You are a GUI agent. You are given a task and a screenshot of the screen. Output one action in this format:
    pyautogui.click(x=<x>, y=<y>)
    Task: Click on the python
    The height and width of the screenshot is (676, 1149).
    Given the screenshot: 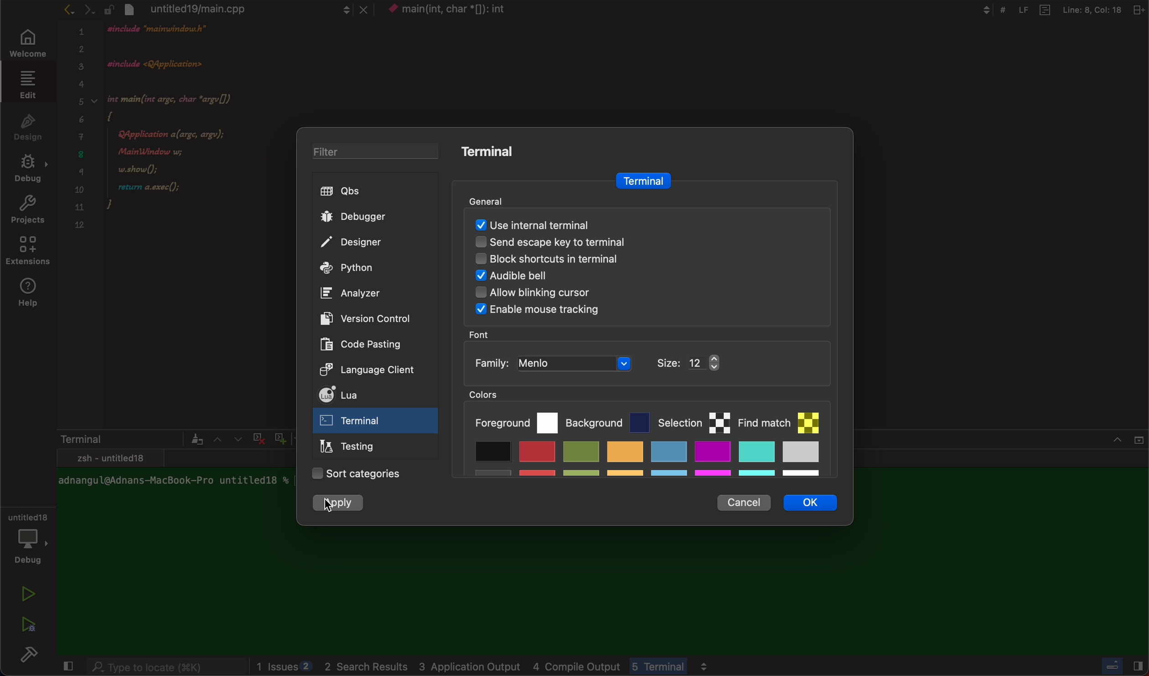 What is the action you would take?
    pyautogui.click(x=367, y=269)
    